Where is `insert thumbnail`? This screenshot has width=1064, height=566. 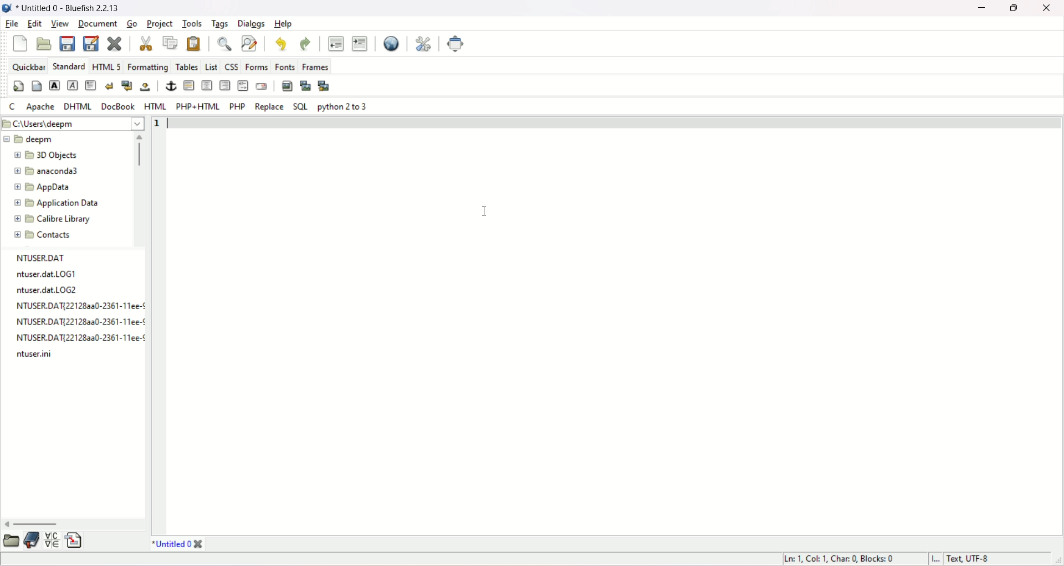 insert thumbnail is located at coordinates (306, 86).